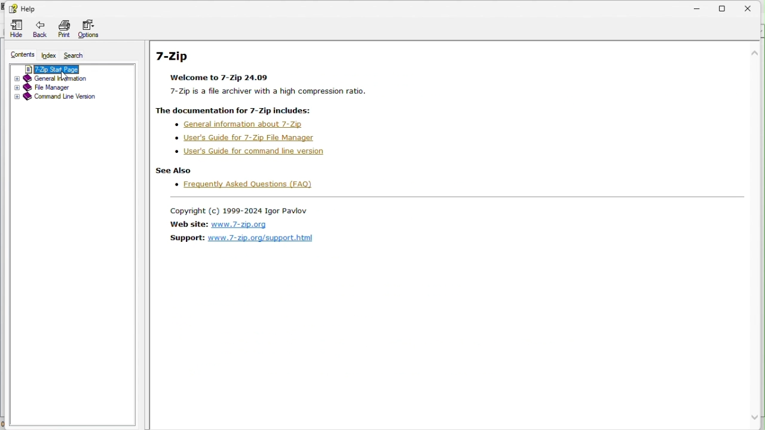 The height and width of the screenshot is (430, 765). What do you see at coordinates (61, 28) in the screenshot?
I see `Print` at bounding box center [61, 28].